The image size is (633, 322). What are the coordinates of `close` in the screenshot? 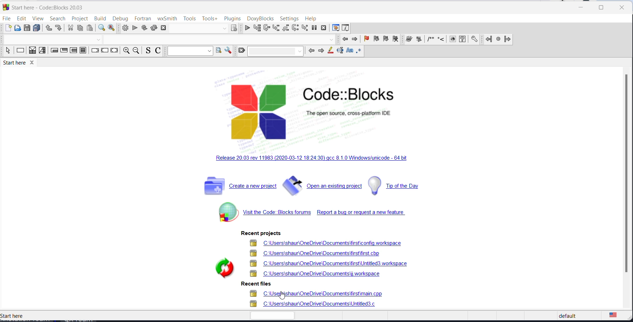 It's located at (622, 8).